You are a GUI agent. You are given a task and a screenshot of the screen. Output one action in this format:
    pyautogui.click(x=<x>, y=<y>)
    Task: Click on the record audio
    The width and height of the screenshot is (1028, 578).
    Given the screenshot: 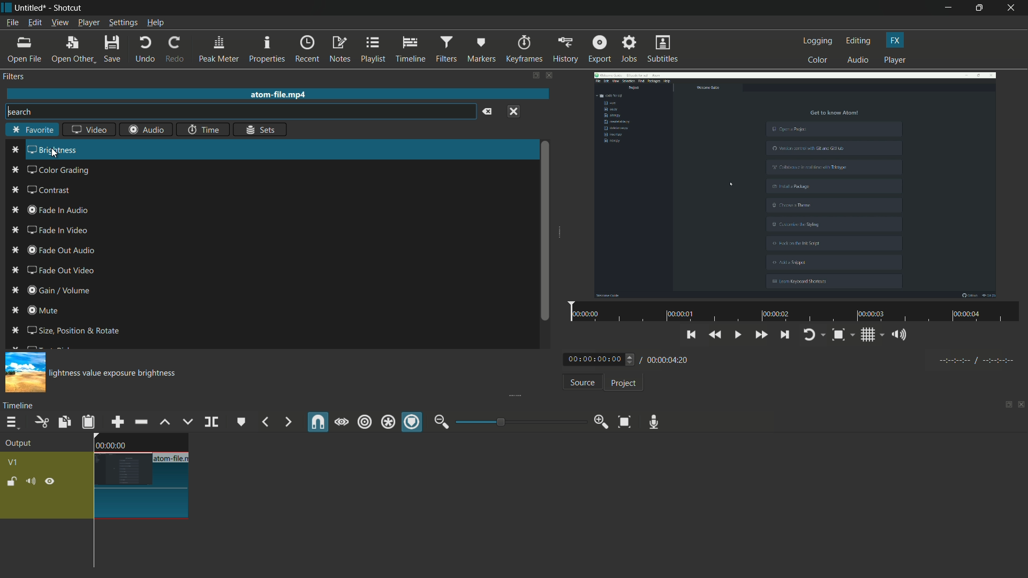 What is the action you would take?
    pyautogui.click(x=651, y=422)
    